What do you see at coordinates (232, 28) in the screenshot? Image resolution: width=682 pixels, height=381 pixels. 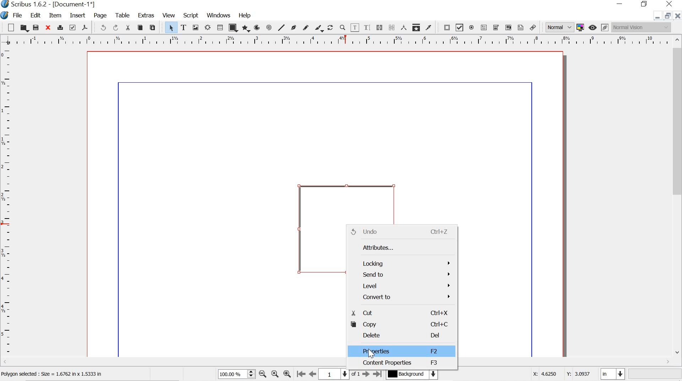 I see `shape` at bounding box center [232, 28].